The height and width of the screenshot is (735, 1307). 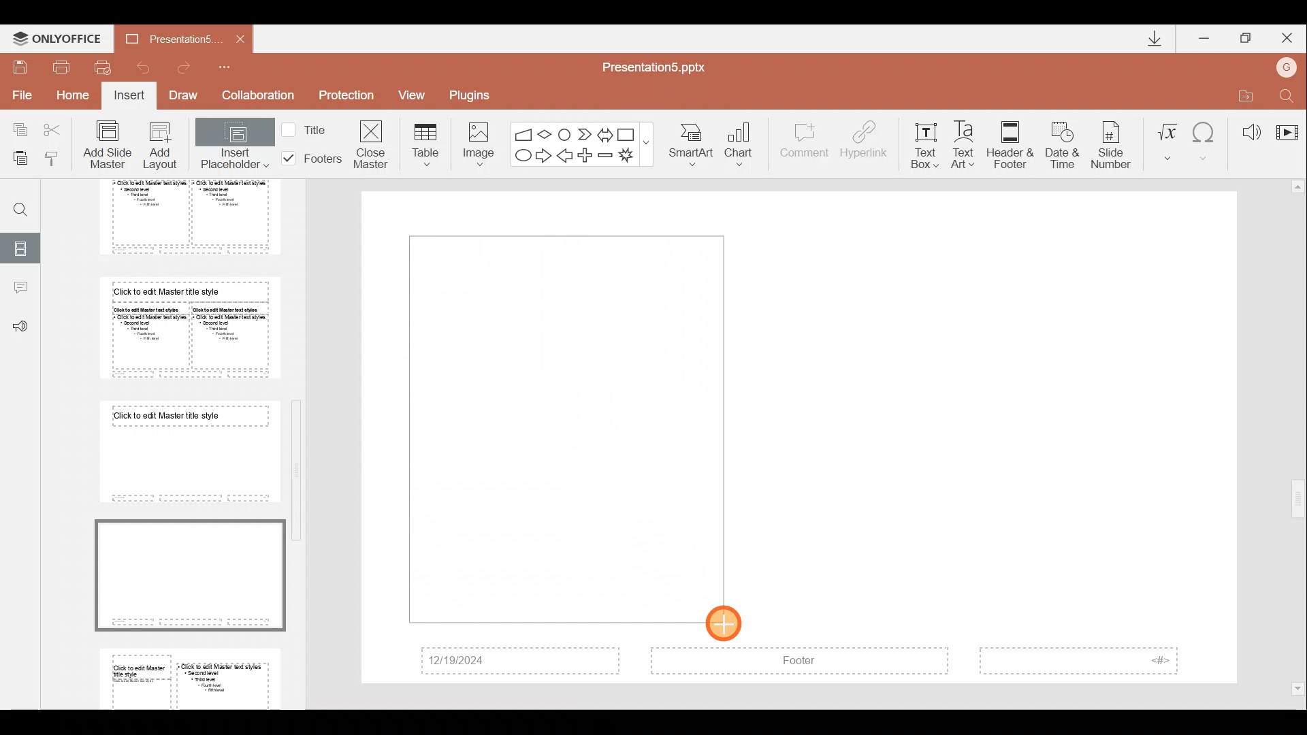 I want to click on Quick print, so click(x=102, y=68).